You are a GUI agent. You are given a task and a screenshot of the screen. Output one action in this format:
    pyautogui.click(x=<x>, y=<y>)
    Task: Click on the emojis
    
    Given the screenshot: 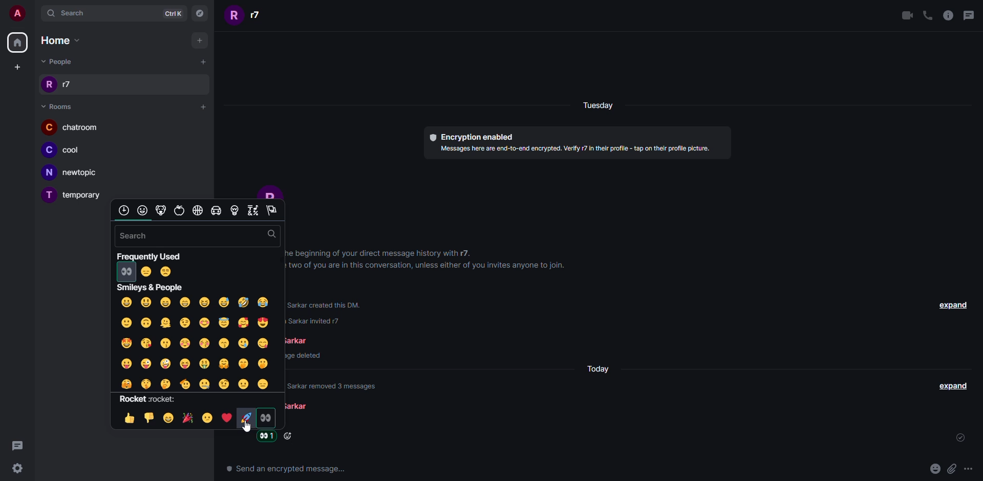 What is the action you would take?
    pyautogui.click(x=198, y=344)
    